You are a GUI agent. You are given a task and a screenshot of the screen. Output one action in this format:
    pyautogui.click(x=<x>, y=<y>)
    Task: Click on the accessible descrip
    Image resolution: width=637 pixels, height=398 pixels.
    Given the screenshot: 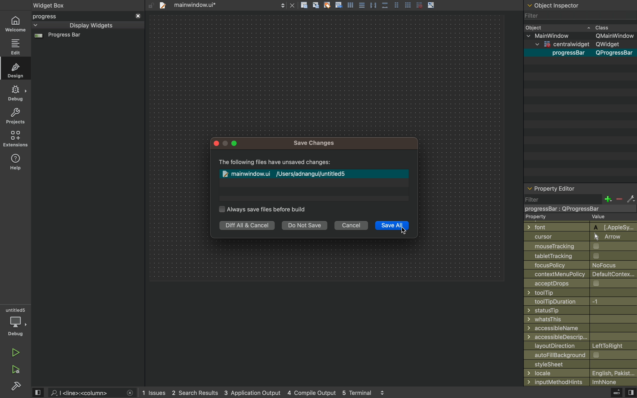 What is the action you would take?
    pyautogui.click(x=573, y=337)
    